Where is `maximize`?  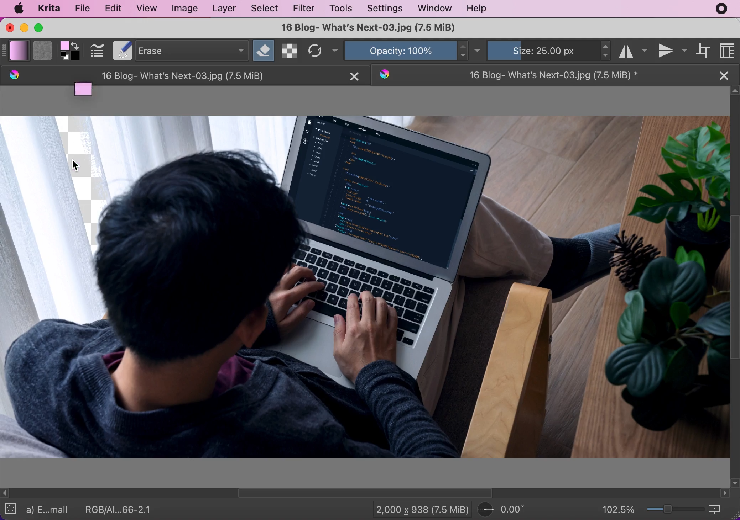
maximize is located at coordinates (42, 28).